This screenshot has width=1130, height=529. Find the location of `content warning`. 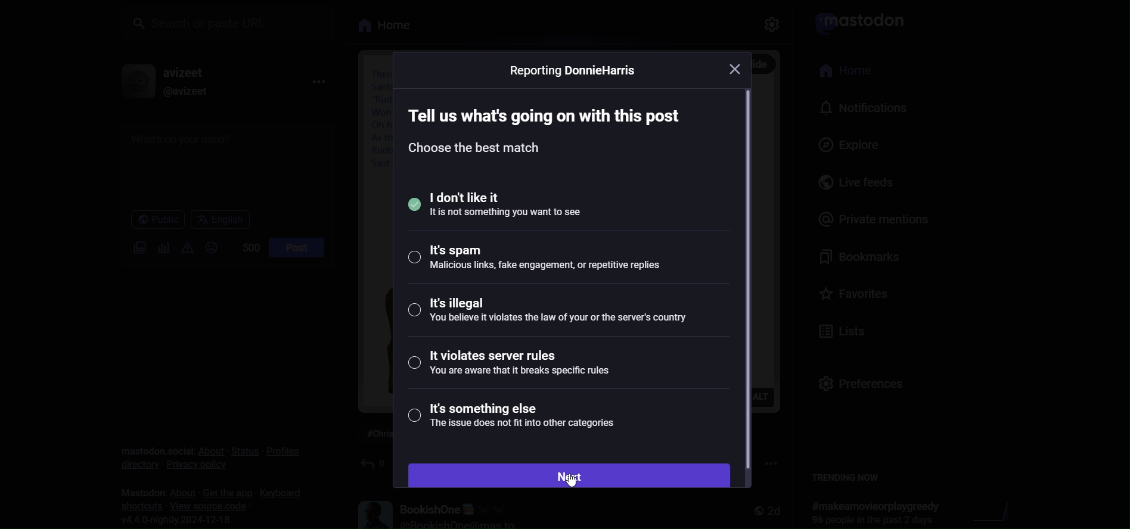

content warning is located at coordinates (187, 247).